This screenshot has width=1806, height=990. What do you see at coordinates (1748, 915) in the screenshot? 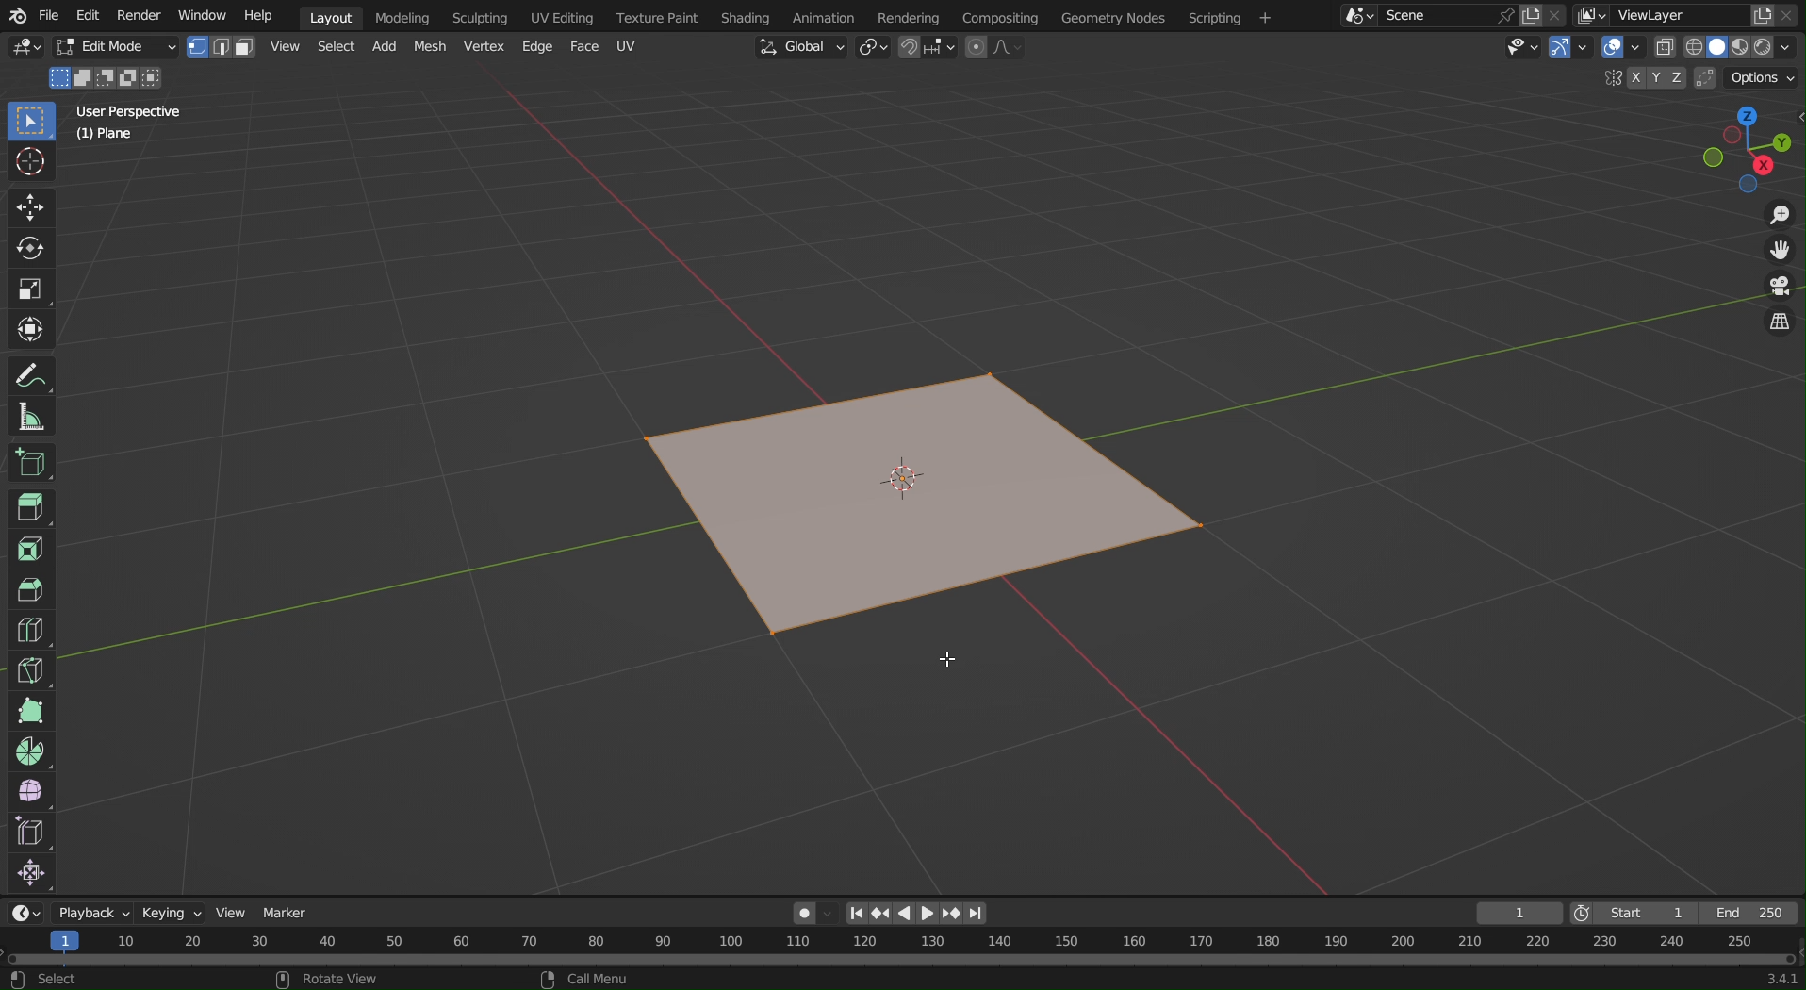
I see `End` at bounding box center [1748, 915].